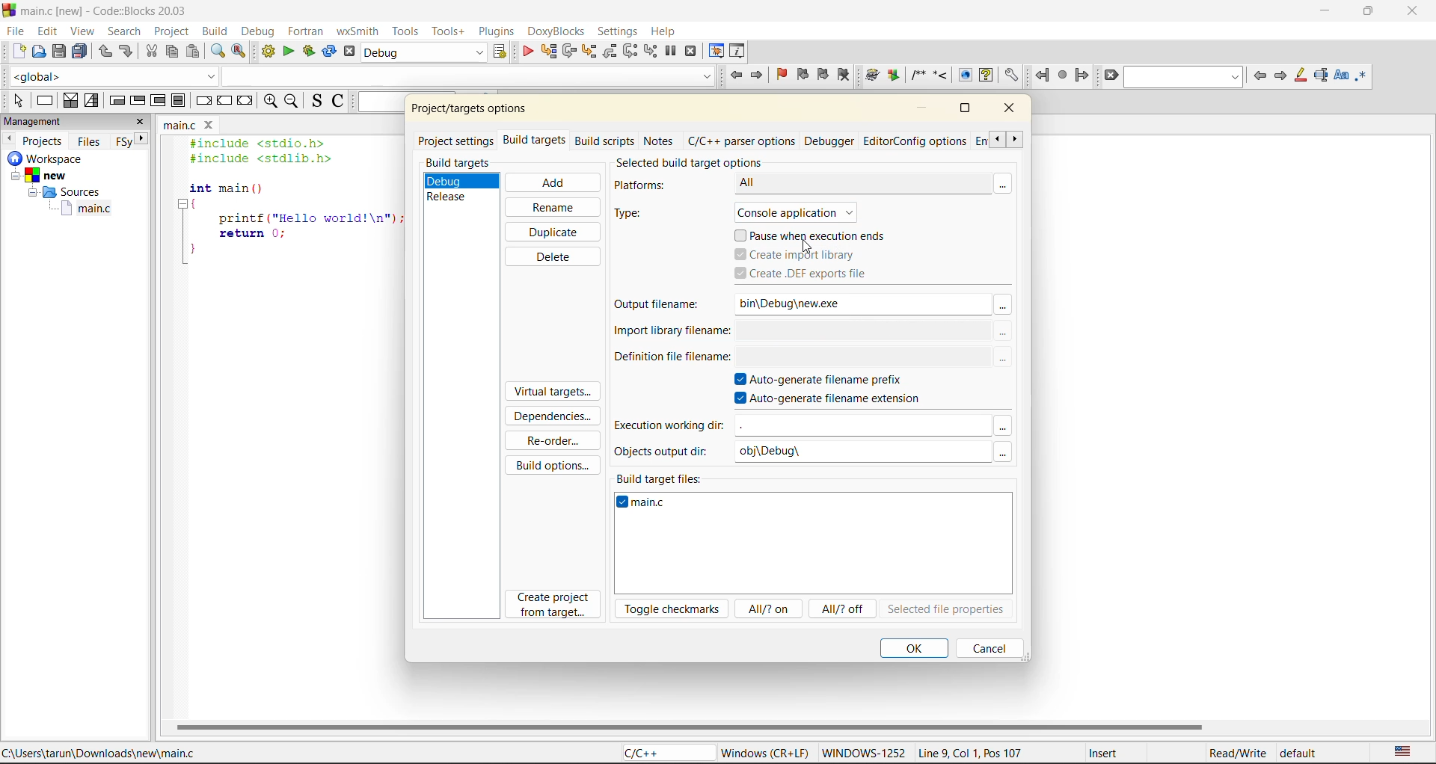  Describe the element at coordinates (1102, 753) in the screenshot. I see `Insert` at that location.